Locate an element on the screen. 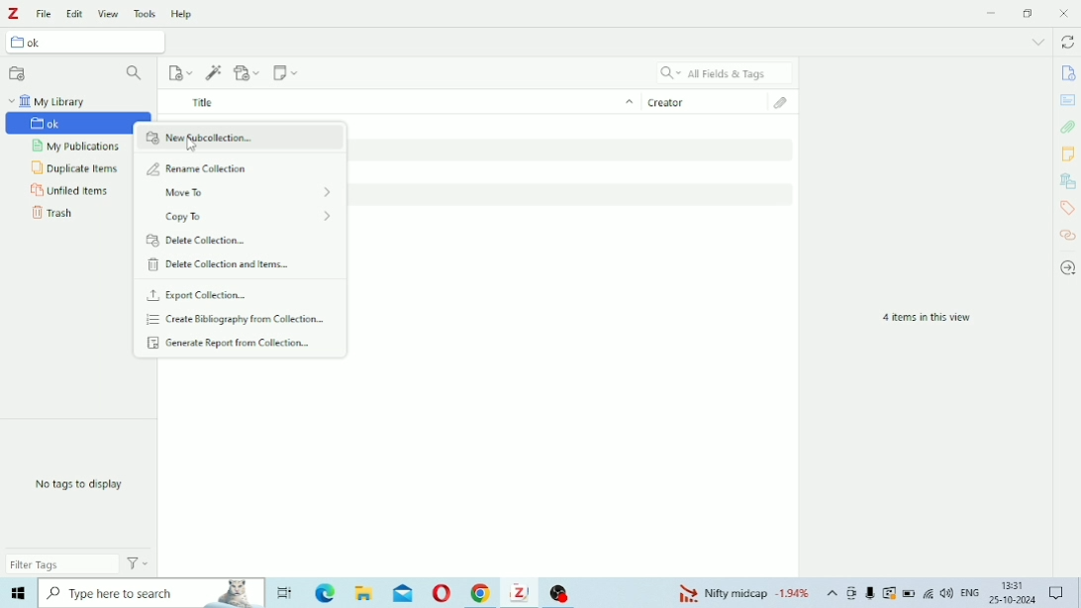 The image size is (1081, 608). Tags is located at coordinates (1067, 208).